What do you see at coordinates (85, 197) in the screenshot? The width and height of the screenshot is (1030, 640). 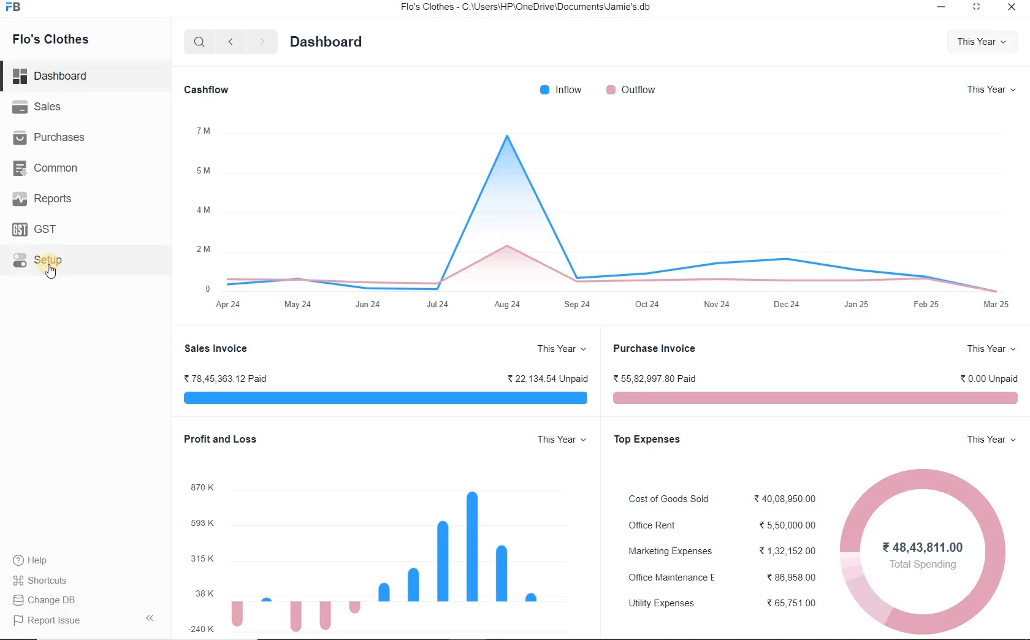 I see `Reports` at bounding box center [85, 197].